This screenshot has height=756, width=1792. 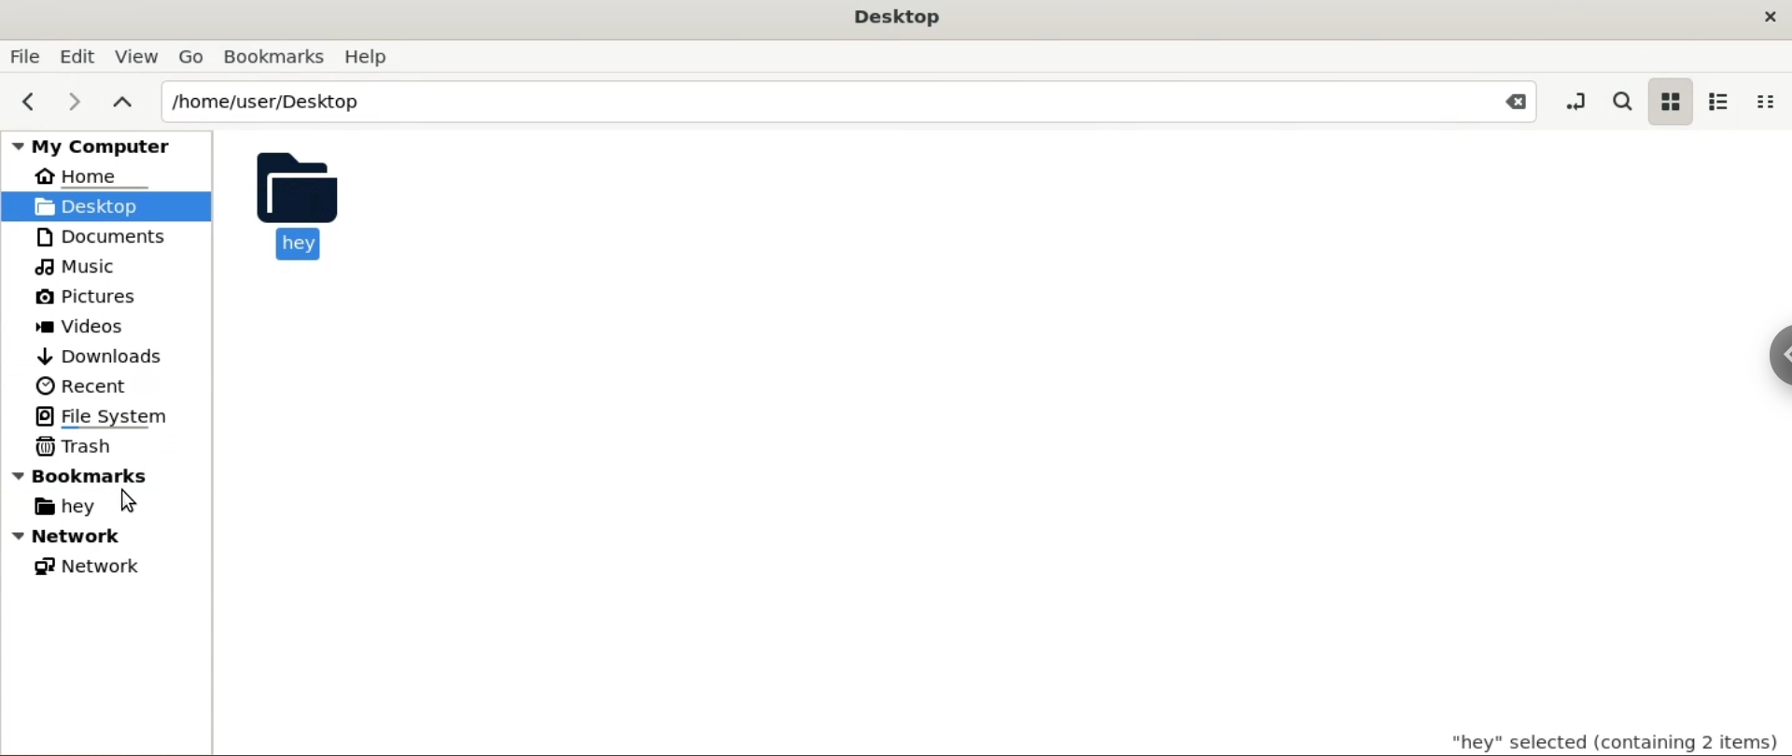 What do you see at coordinates (116, 479) in the screenshot?
I see `bookmarks` at bounding box center [116, 479].